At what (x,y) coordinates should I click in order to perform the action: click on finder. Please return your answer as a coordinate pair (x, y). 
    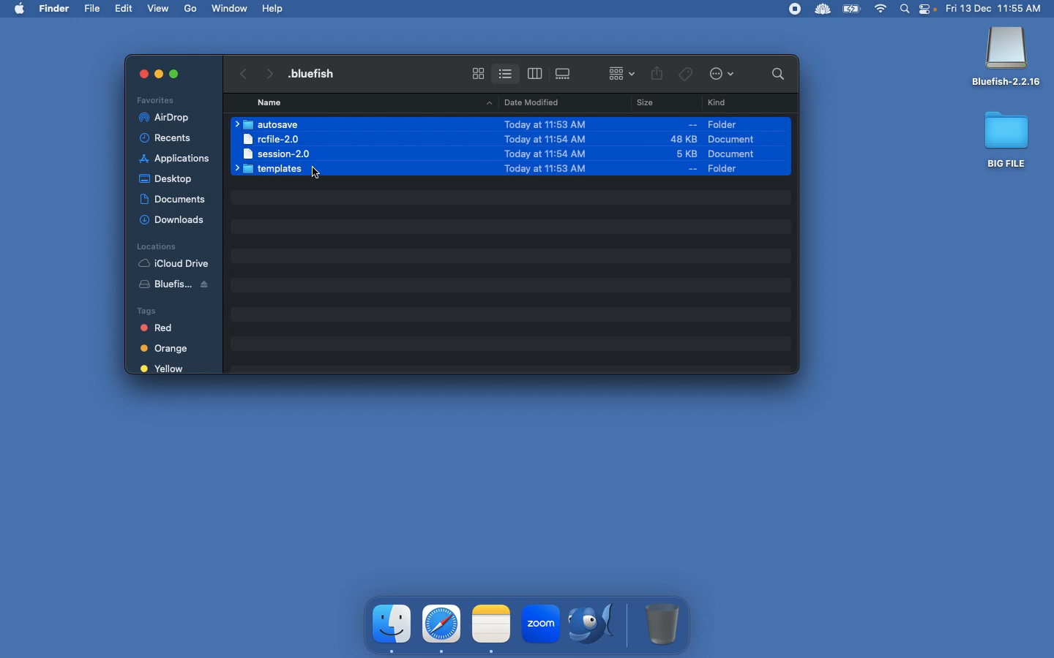
    Looking at the image, I should click on (393, 624).